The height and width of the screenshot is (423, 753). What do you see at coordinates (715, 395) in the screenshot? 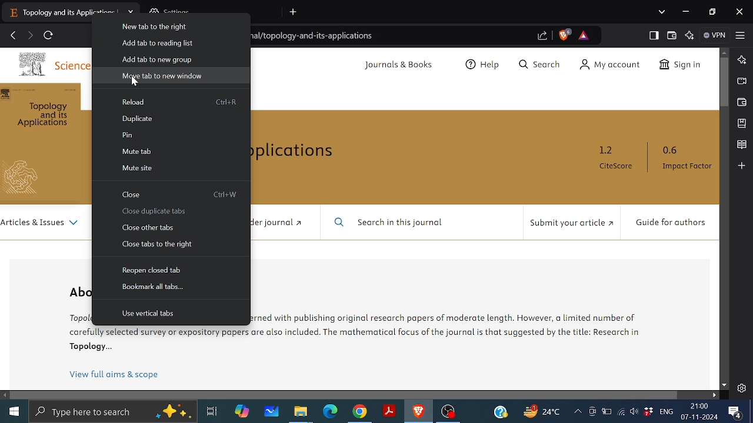
I see `Move right` at bounding box center [715, 395].